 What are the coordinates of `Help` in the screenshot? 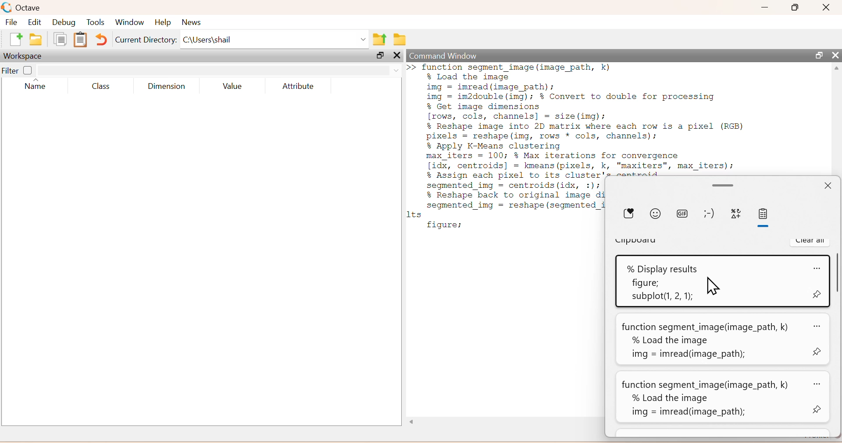 It's located at (162, 23).